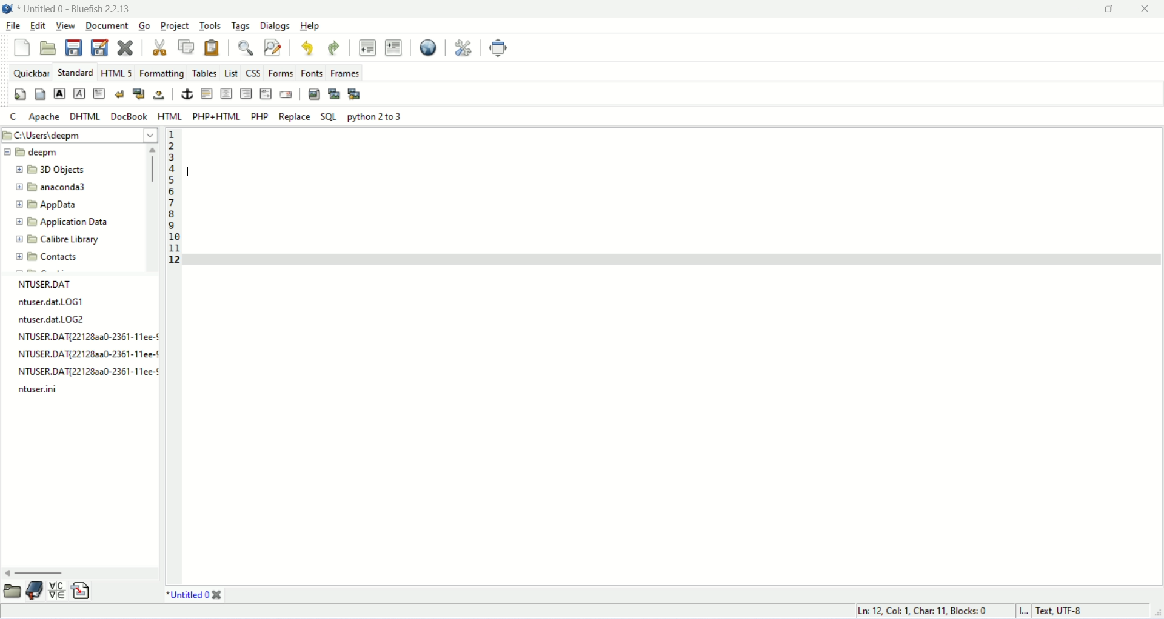 Image resolution: width=1164 pixels, height=619 pixels. I want to click on filename, so click(72, 152).